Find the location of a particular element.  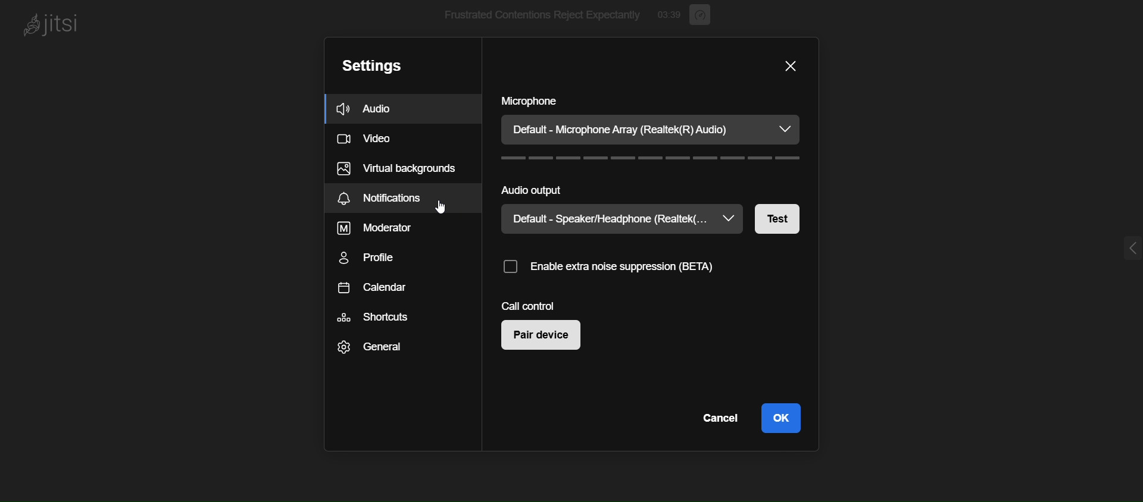

enable extra noise suprresion is located at coordinates (610, 267).